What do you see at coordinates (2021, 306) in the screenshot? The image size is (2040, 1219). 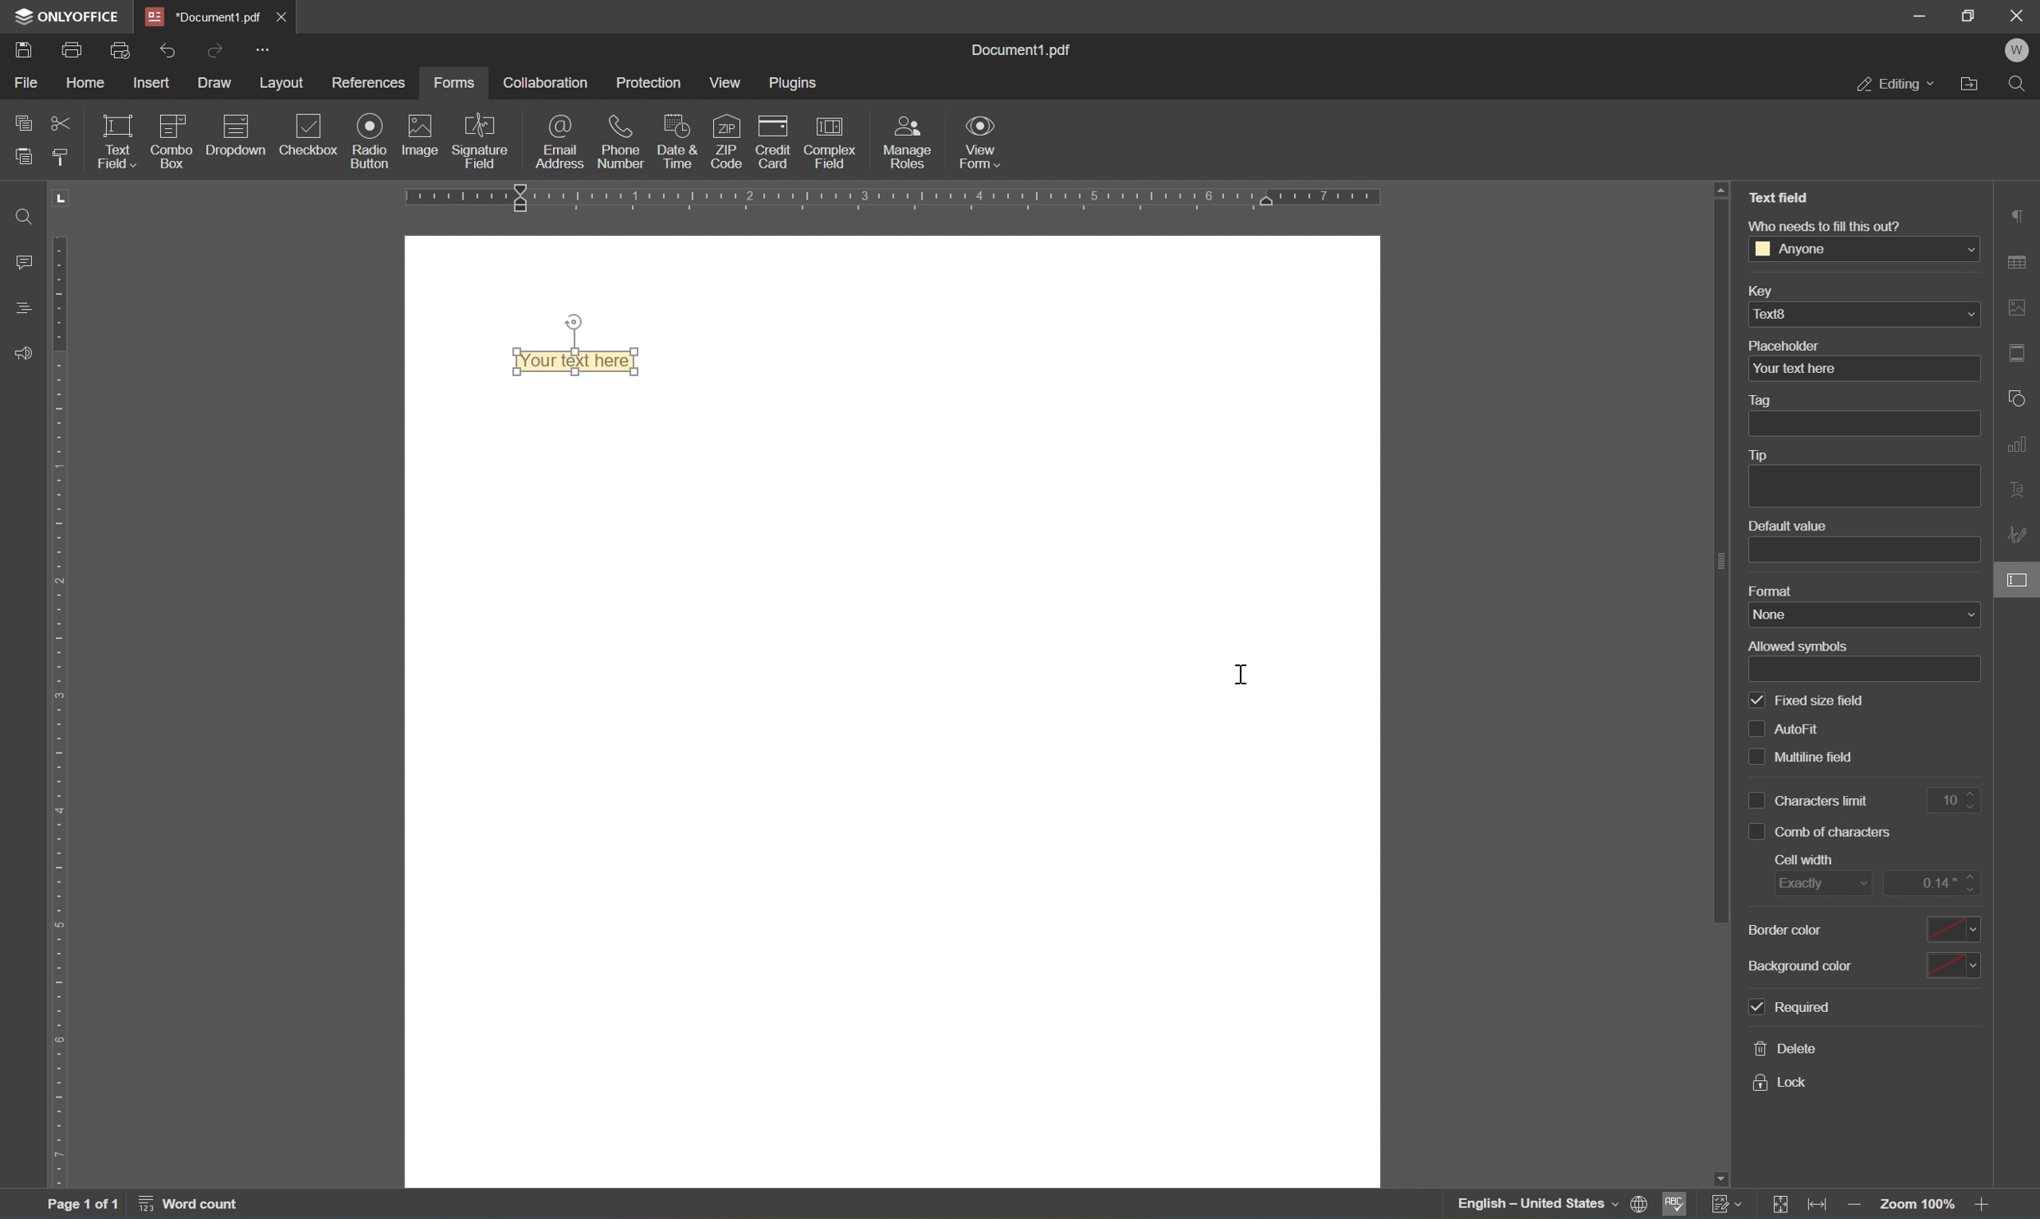 I see `image settings` at bounding box center [2021, 306].